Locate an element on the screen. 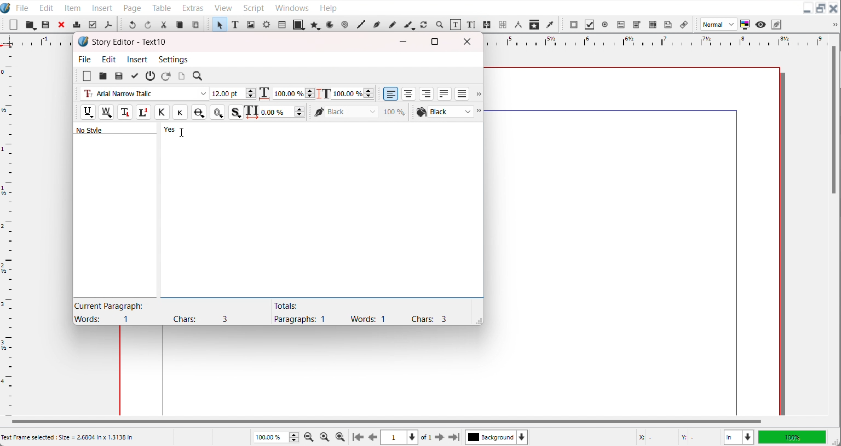  100% is located at coordinates (792, 437).